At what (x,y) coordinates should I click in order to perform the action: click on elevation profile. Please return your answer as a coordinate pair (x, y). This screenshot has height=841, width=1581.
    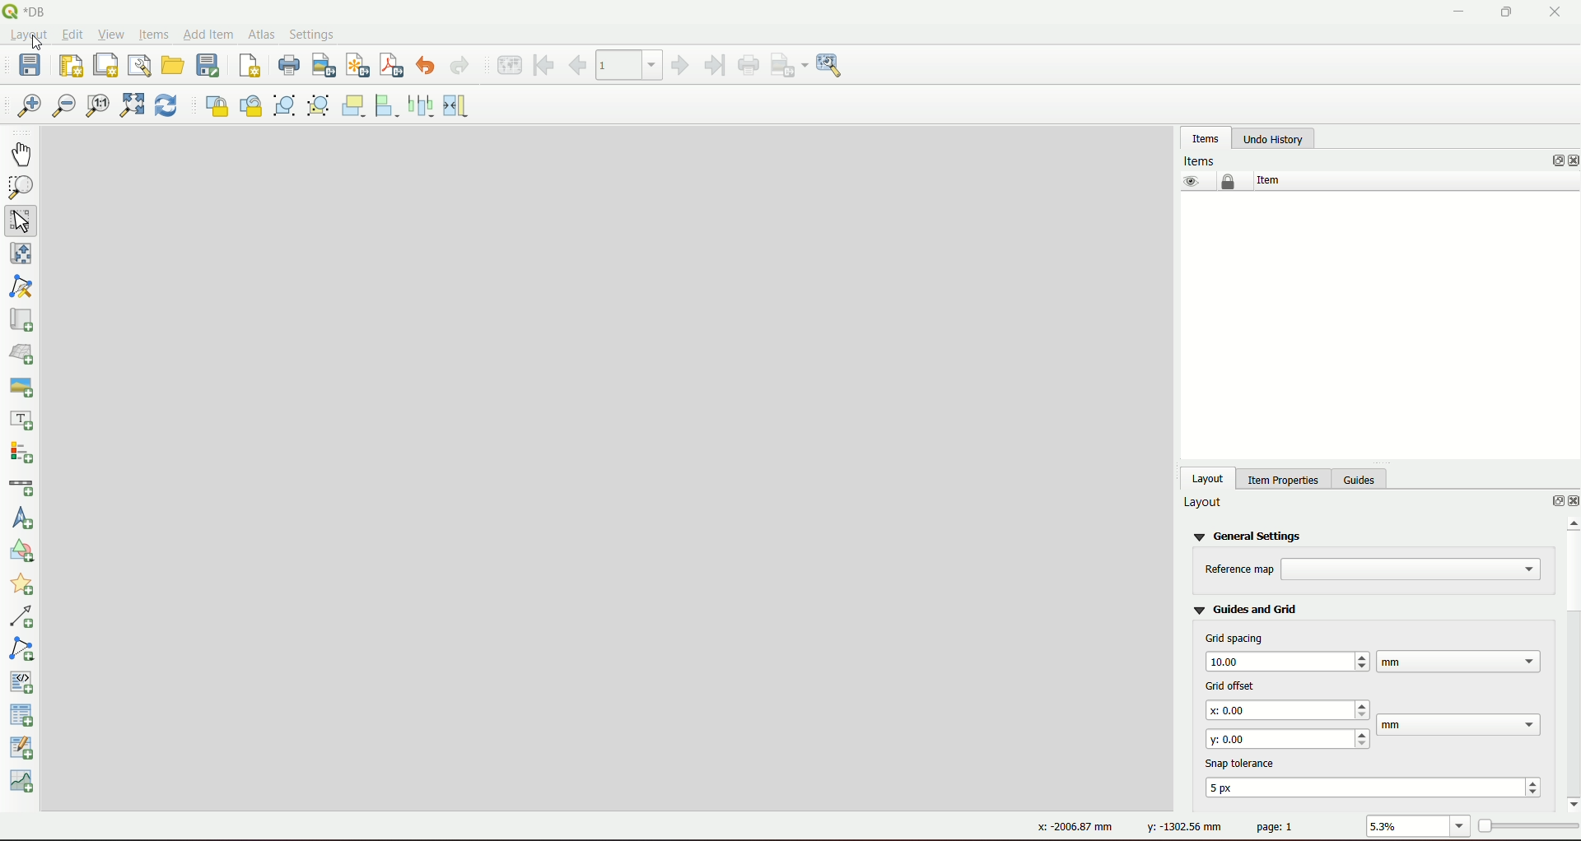
    Looking at the image, I should click on (25, 783).